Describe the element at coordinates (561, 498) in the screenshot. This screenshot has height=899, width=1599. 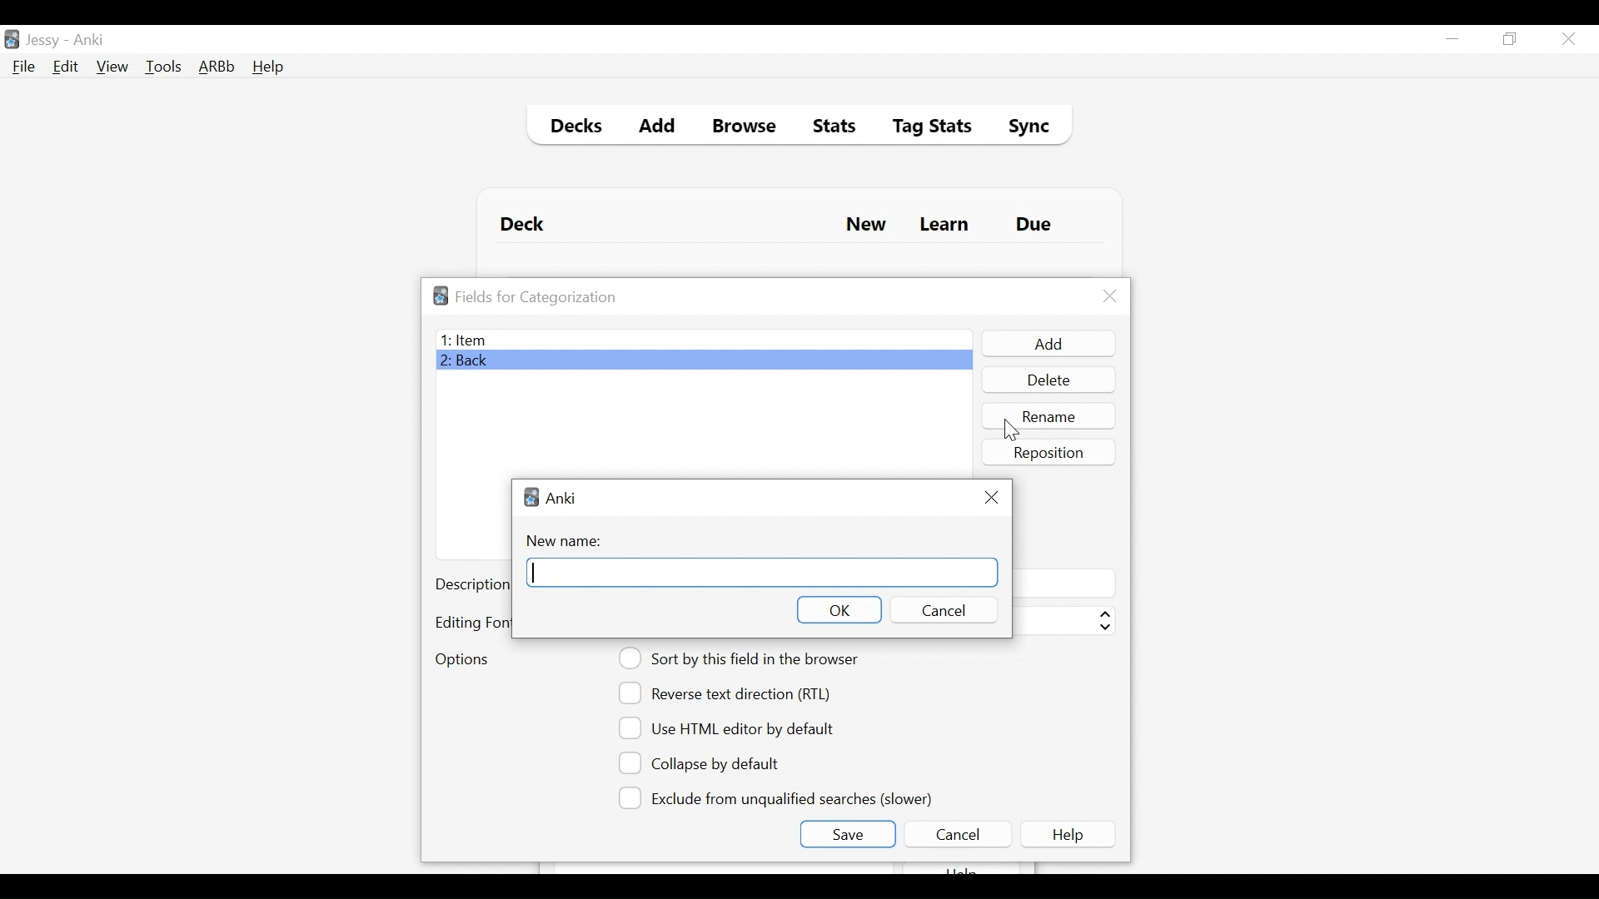
I see `Anki` at that location.